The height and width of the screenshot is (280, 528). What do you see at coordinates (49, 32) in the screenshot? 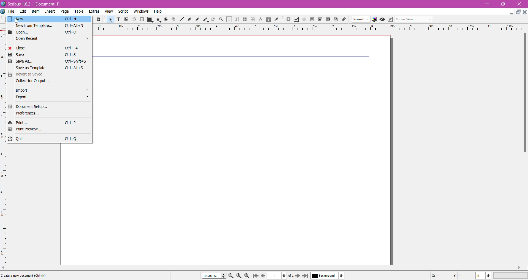
I see `Open` at bounding box center [49, 32].